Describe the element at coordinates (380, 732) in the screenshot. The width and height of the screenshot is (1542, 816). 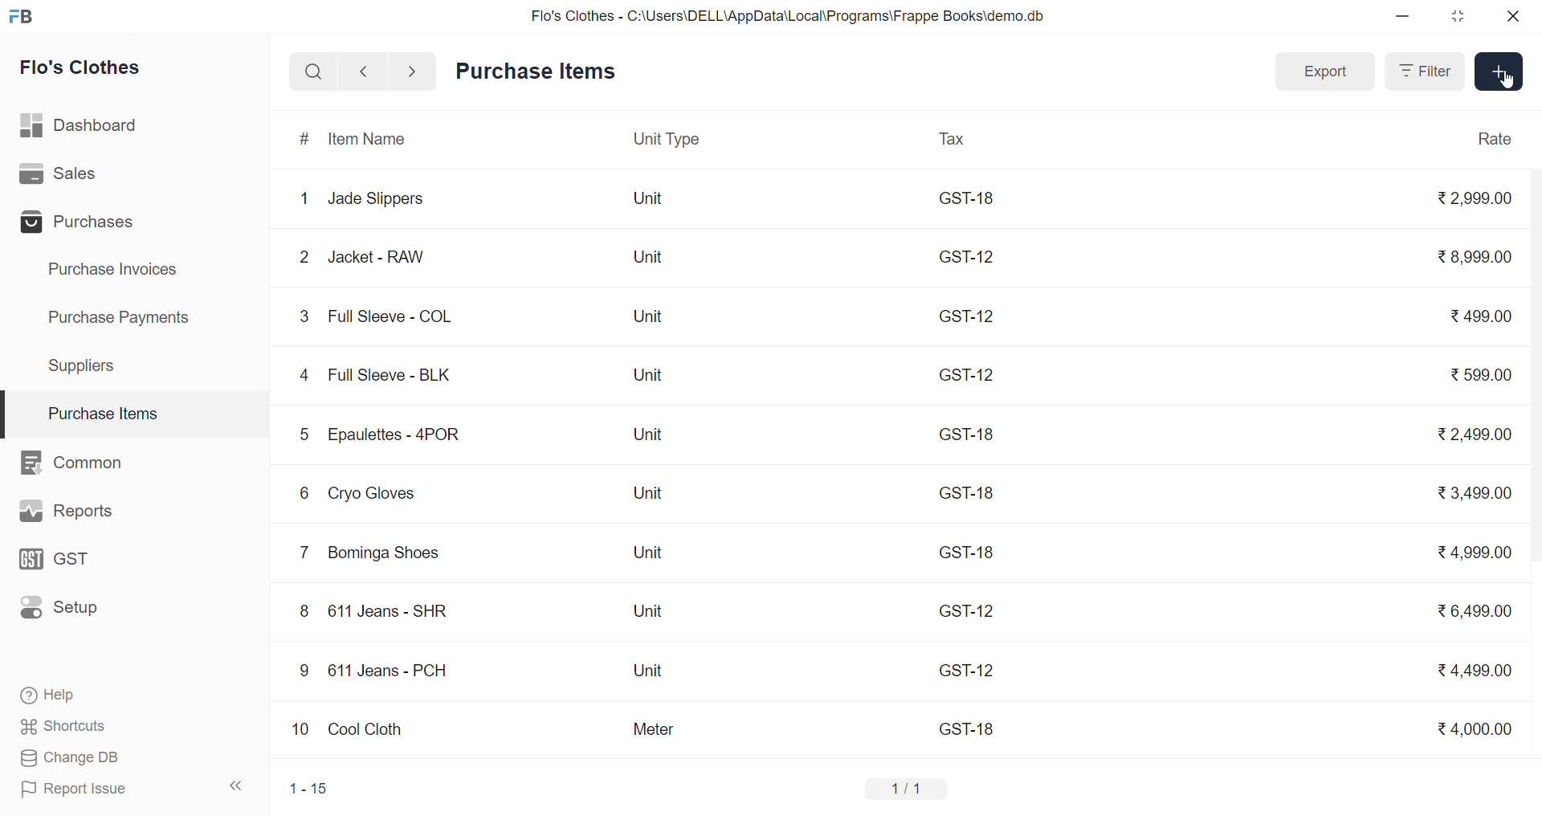
I see `Cool Cloth` at that location.